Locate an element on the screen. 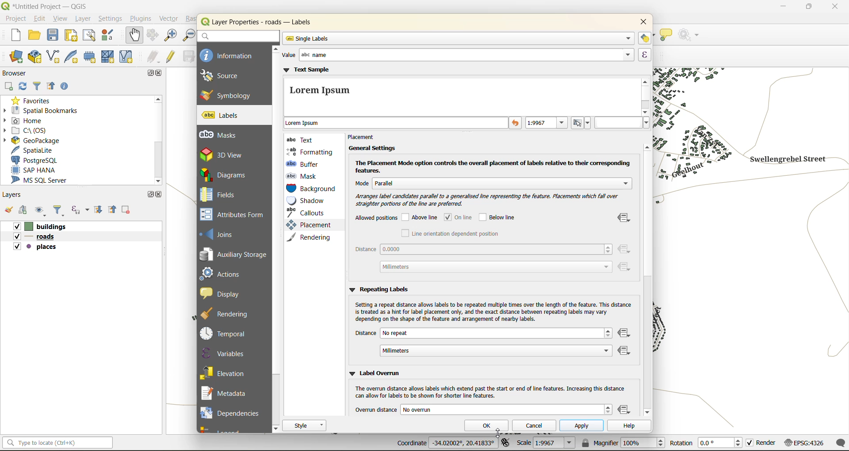 Image resolution: width=849 pixels, height=451 pixels. fields is located at coordinates (218, 195).